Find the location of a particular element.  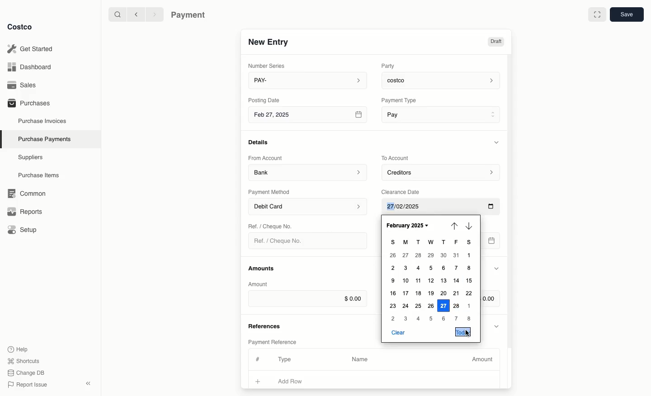

Sales is located at coordinates (25, 85).